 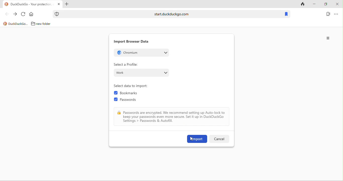 I want to click on select a profile, so click(x=126, y=64).